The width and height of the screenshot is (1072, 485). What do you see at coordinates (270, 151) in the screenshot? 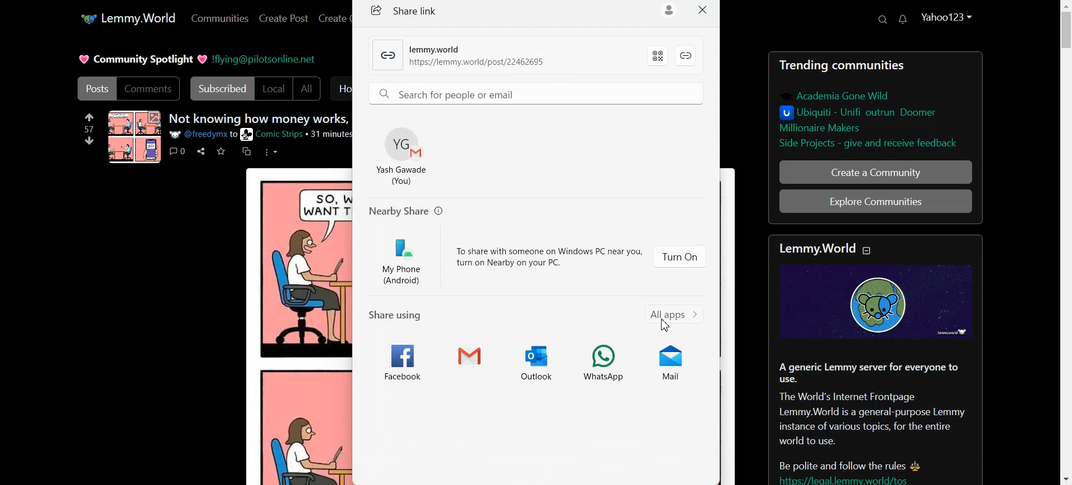
I see `More` at bounding box center [270, 151].